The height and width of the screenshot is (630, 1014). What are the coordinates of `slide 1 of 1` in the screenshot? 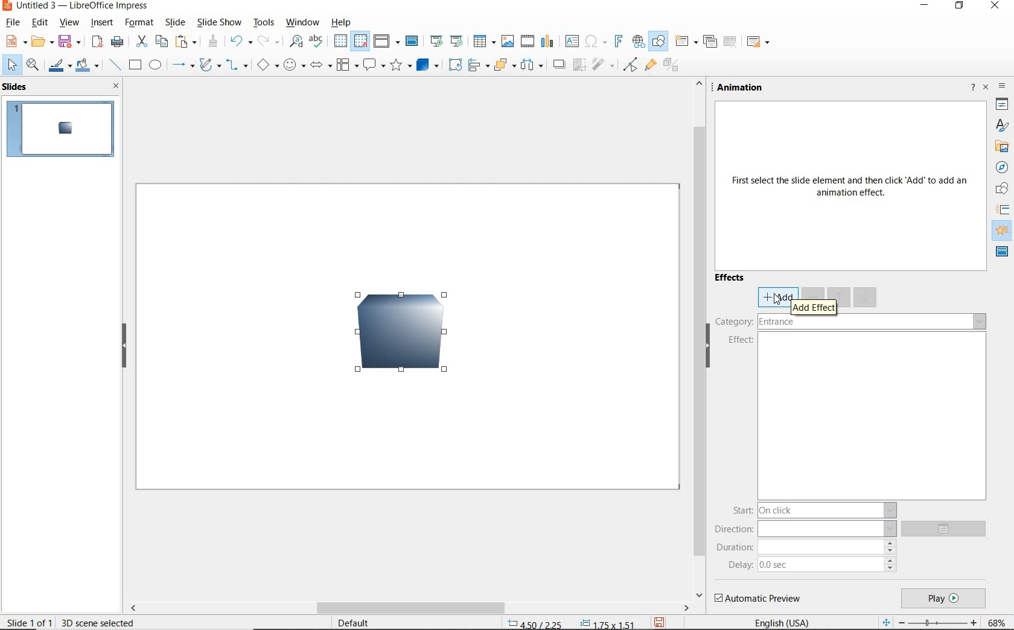 It's located at (30, 622).